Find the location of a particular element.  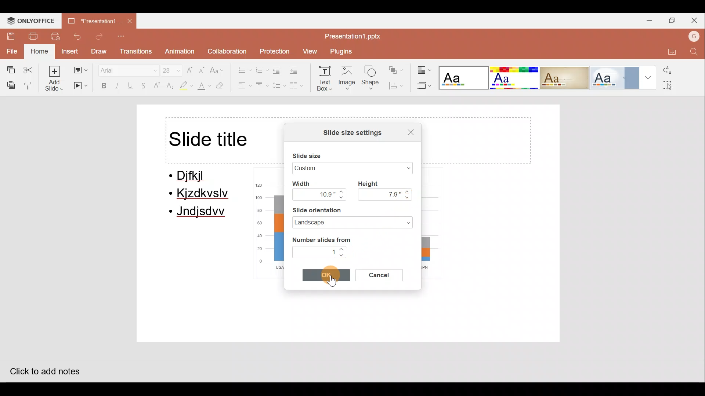

Presentation1. is located at coordinates (93, 20).